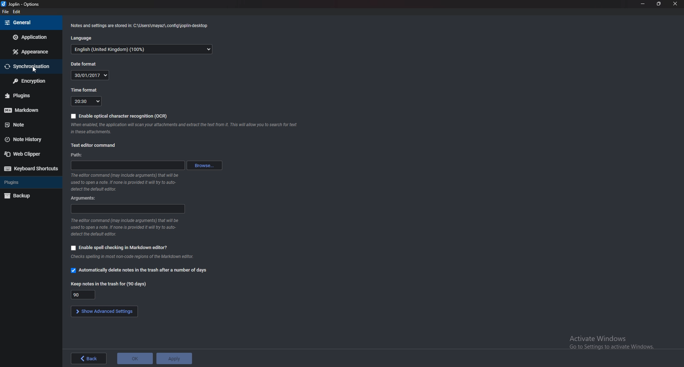  I want to click on plugins, so click(25, 95).